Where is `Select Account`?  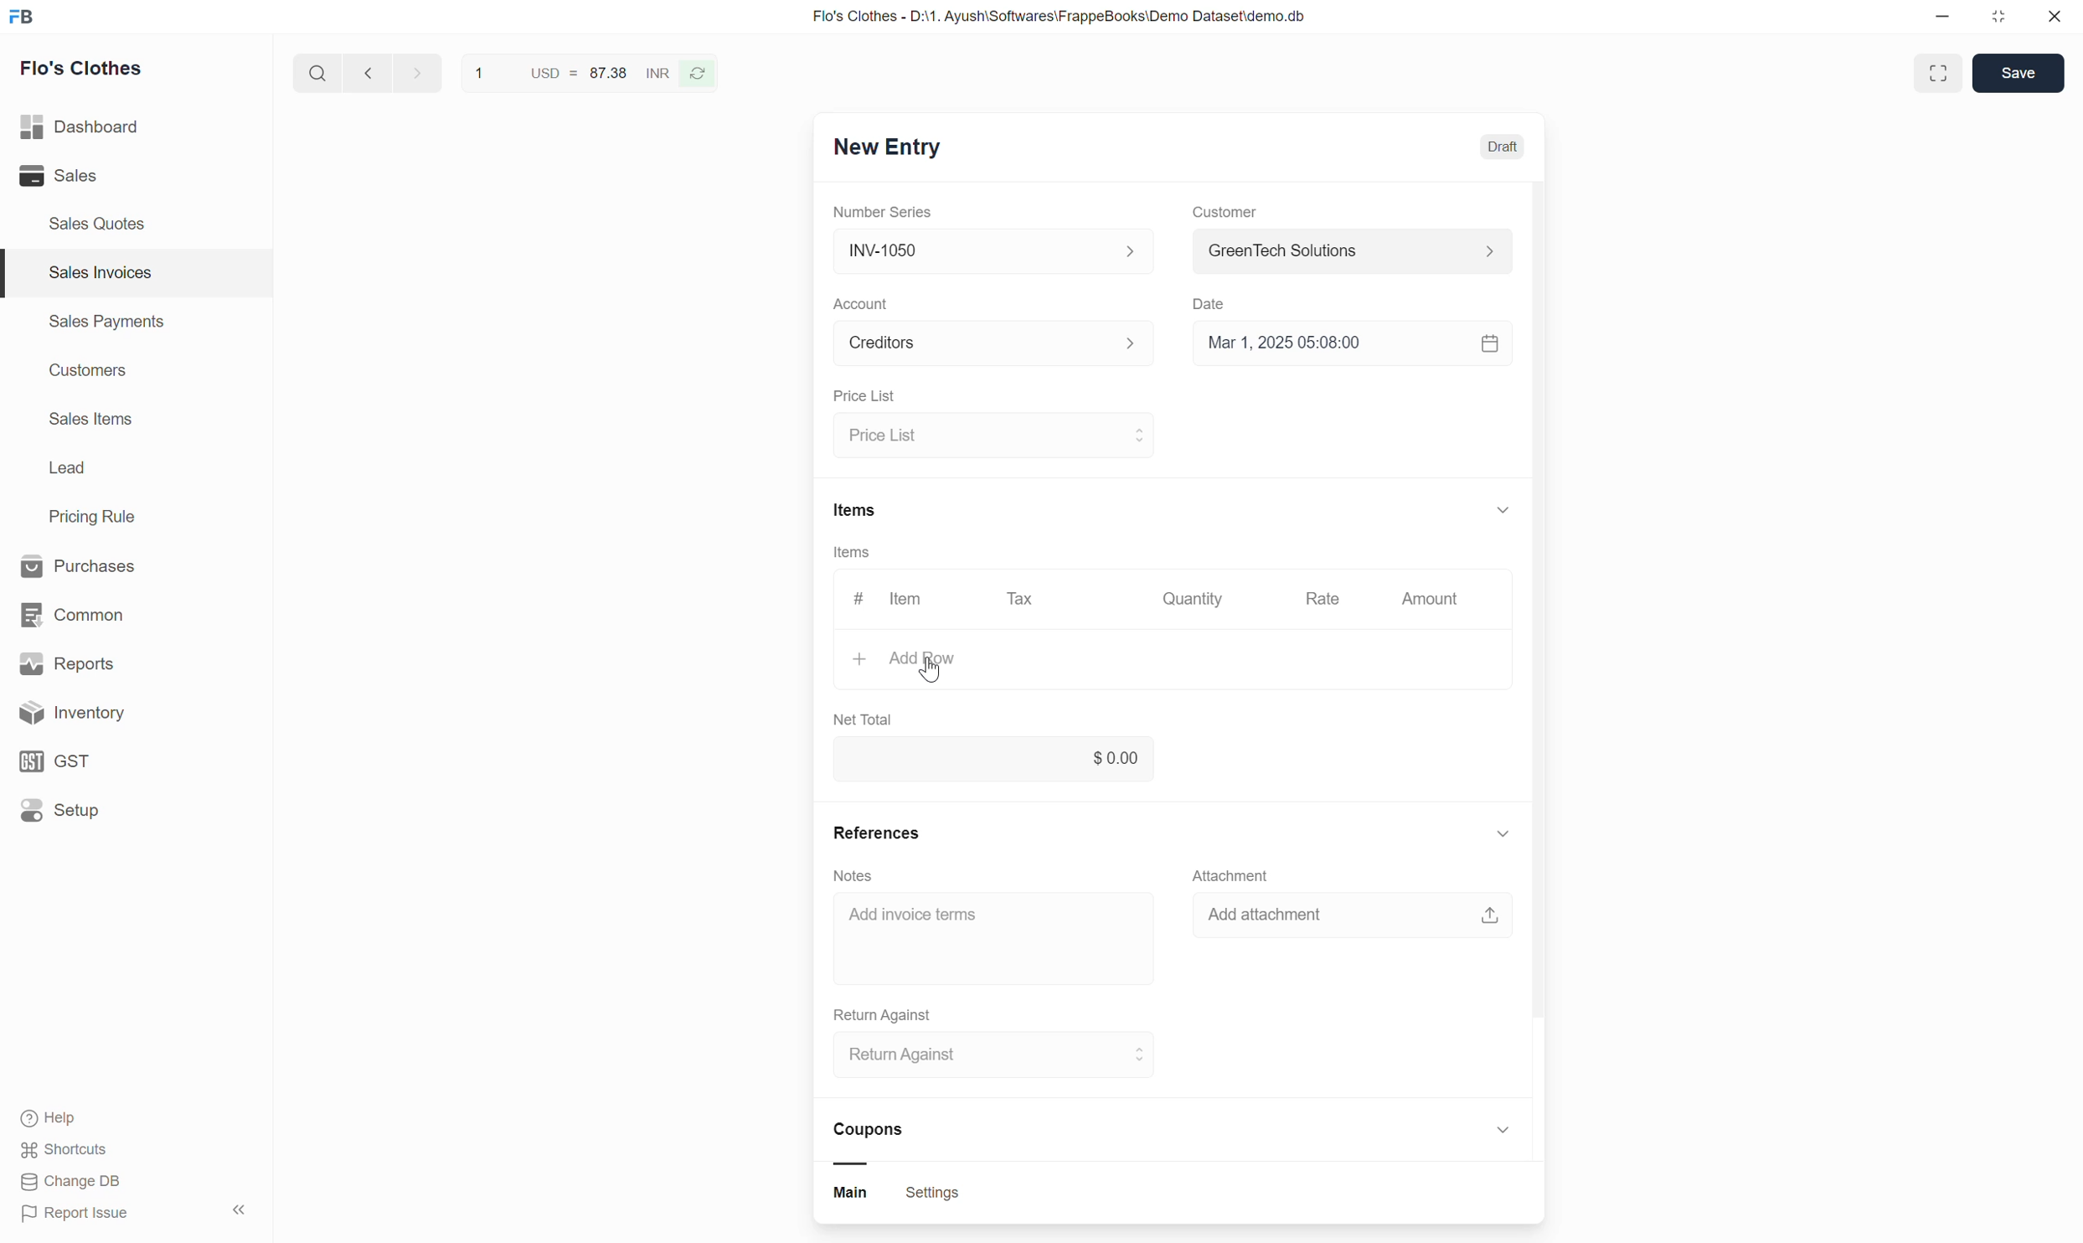
Select Account is located at coordinates (986, 348).